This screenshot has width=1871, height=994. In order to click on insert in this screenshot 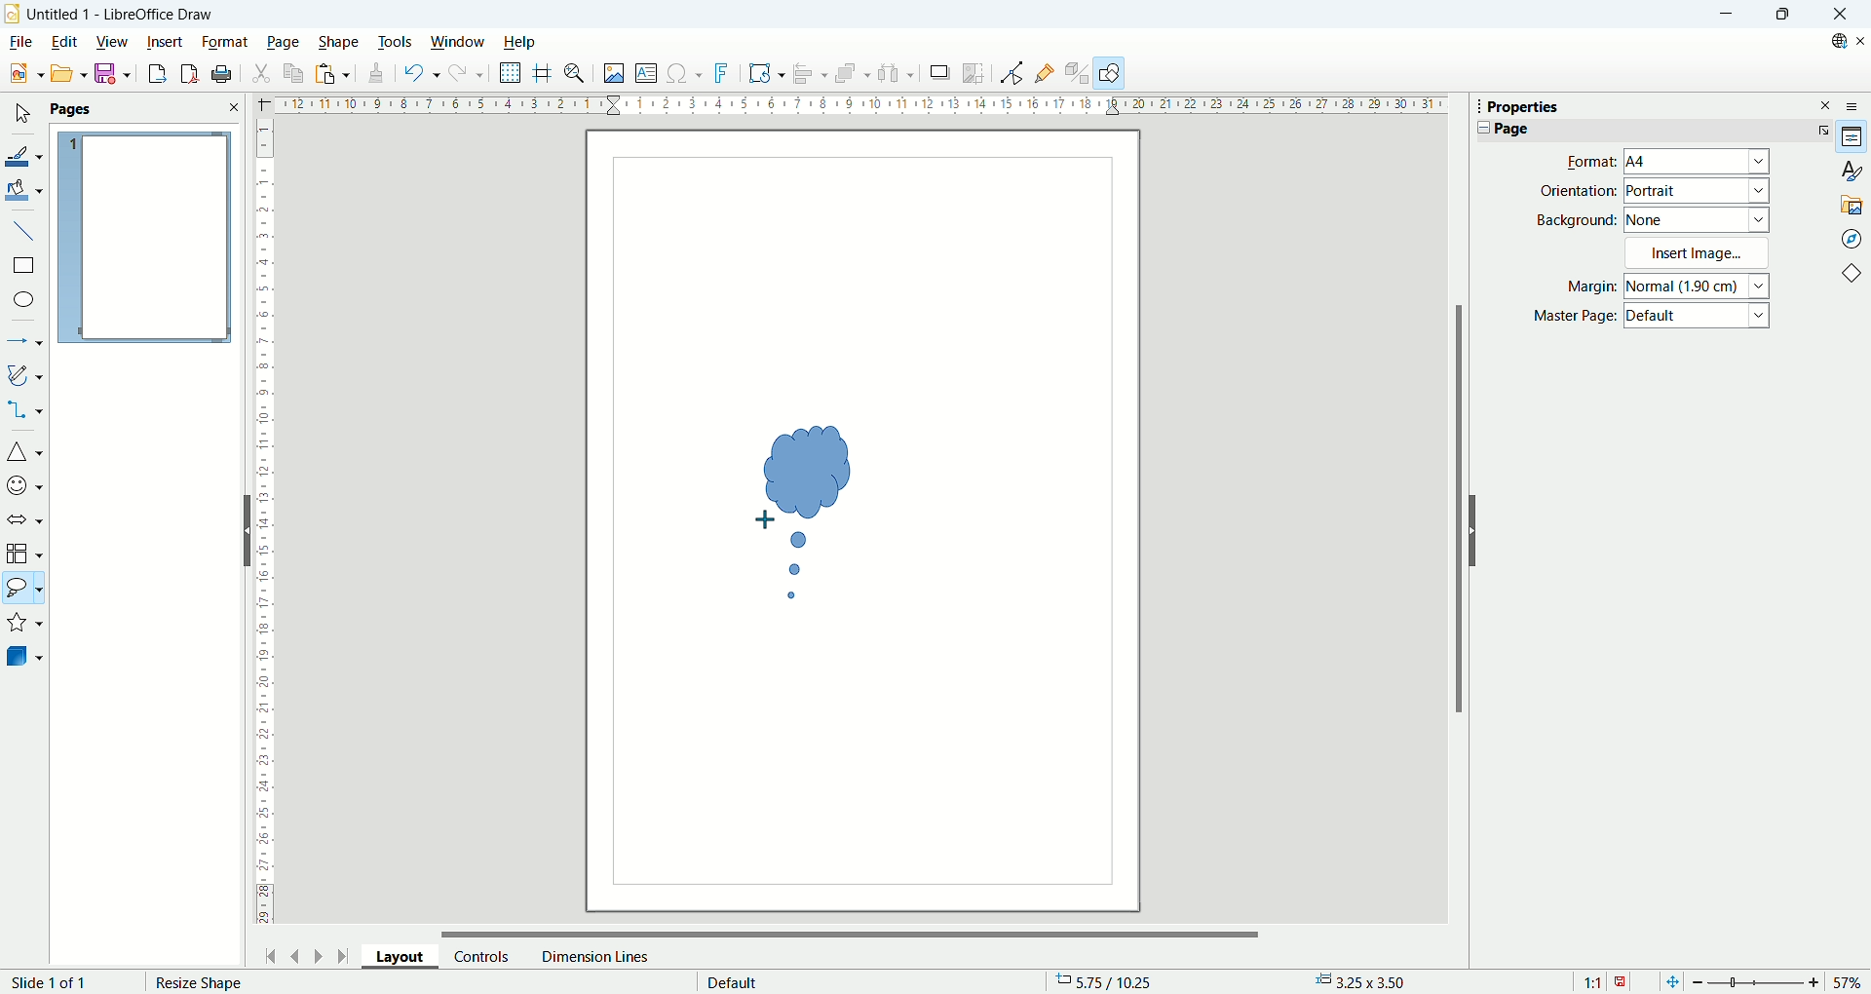, I will do `click(166, 40)`.